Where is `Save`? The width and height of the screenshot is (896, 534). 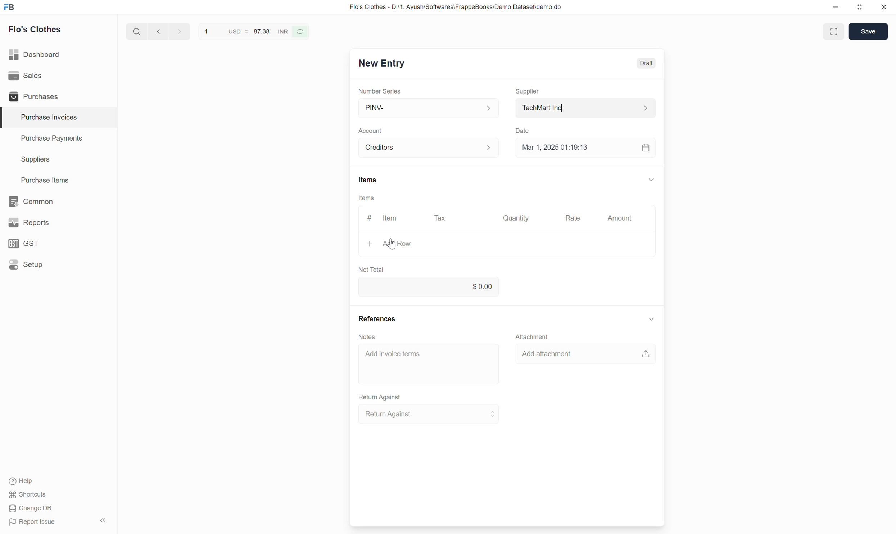
Save is located at coordinates (868, 31).